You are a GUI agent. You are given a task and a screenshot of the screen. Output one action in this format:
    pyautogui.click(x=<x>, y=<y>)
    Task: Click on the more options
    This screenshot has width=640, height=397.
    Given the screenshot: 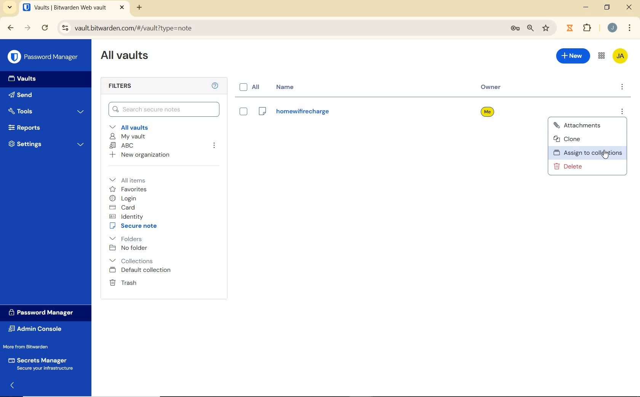 What is the action you would take?
    pyautogui.click(x=622, y=108)
    